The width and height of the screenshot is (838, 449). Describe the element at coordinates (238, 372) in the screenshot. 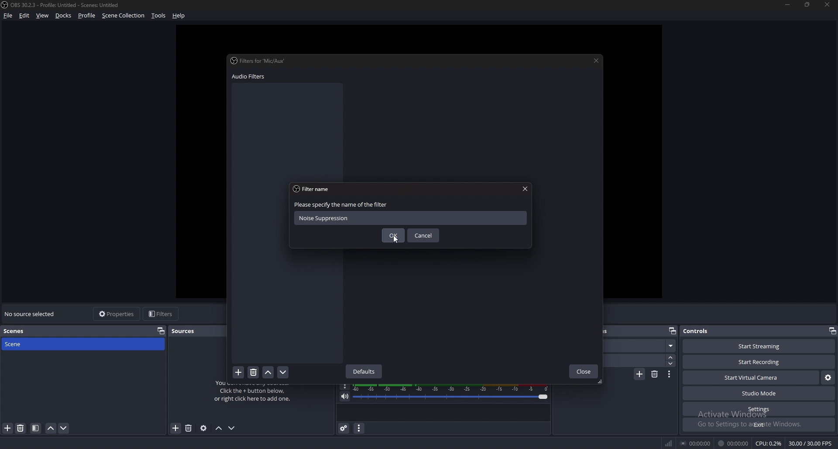

I see `add filter` at that location.